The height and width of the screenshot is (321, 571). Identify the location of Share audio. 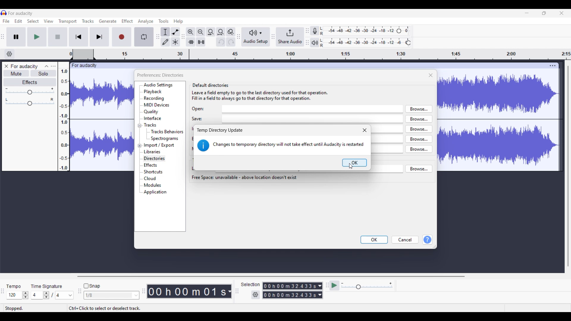
(290, 37).